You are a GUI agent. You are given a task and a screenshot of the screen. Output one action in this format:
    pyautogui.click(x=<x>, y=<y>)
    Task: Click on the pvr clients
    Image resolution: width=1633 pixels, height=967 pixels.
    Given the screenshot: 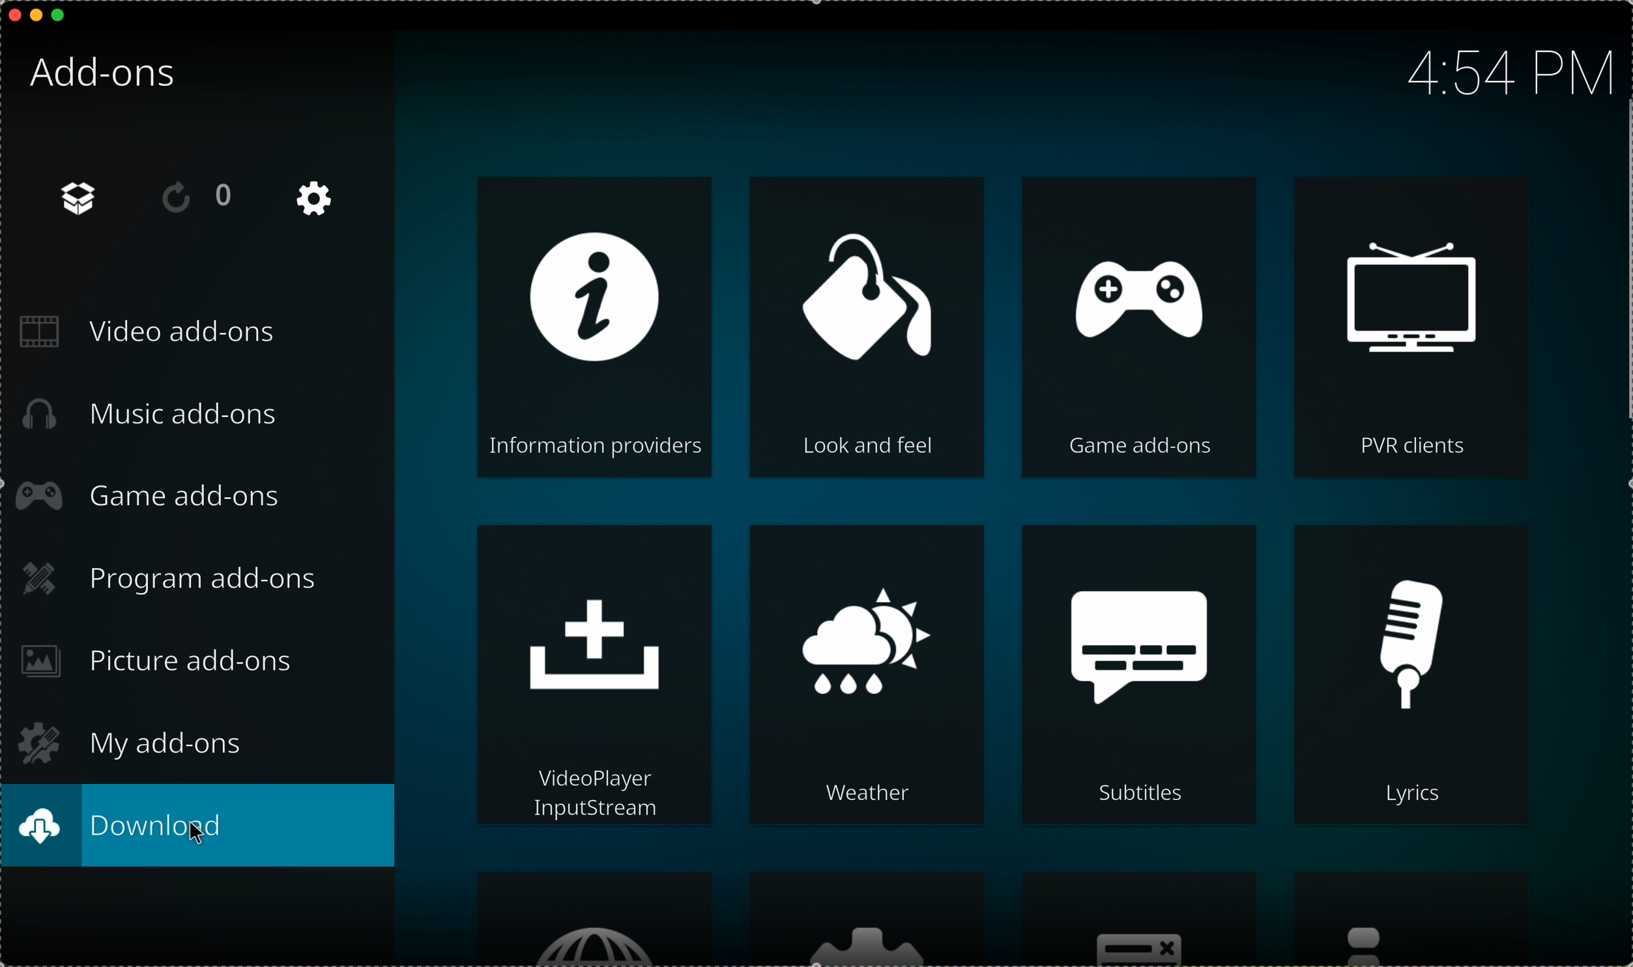 What is the action you would take?
    pyautogui.click(x=1413, y=326)
    